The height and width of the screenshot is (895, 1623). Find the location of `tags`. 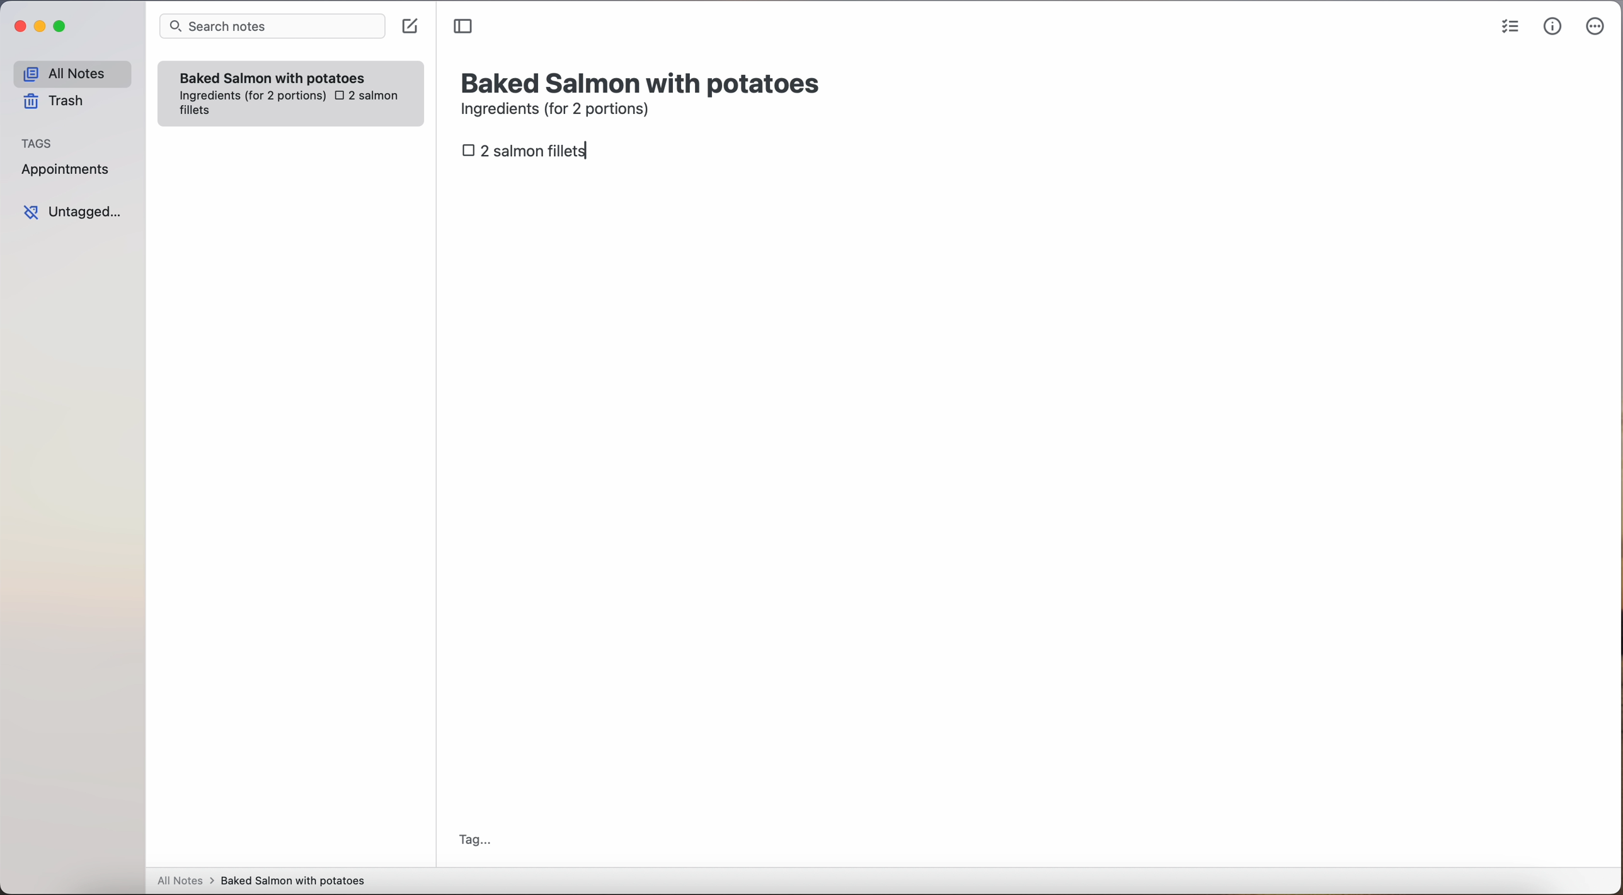

tags is located at coordinates (37, 142).